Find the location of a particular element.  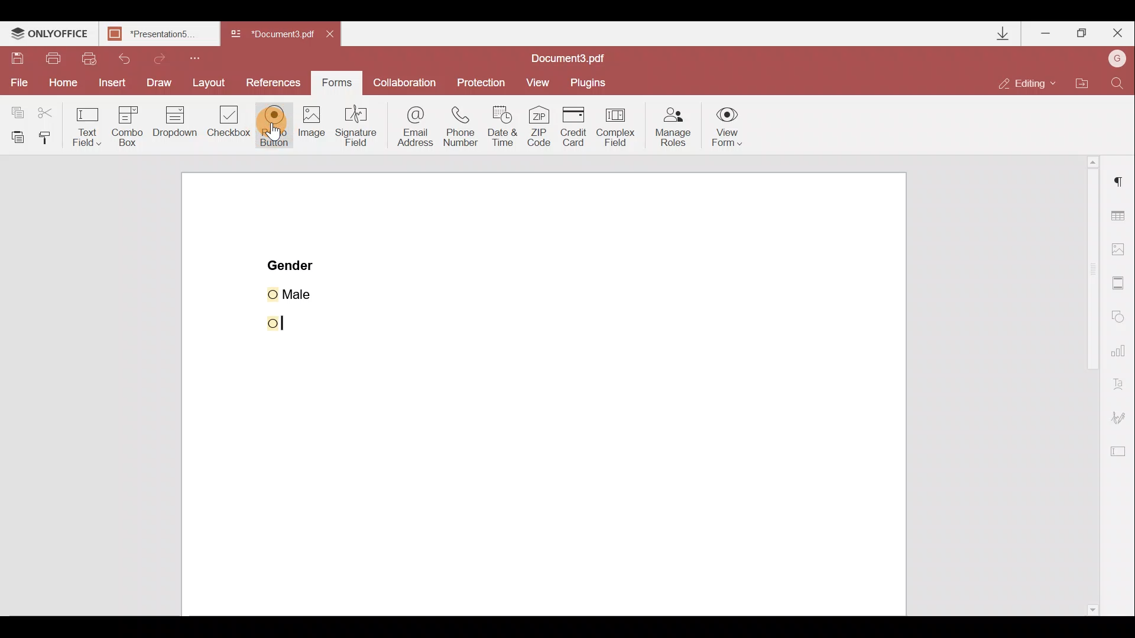

View form is located at coordinates (728, 126).